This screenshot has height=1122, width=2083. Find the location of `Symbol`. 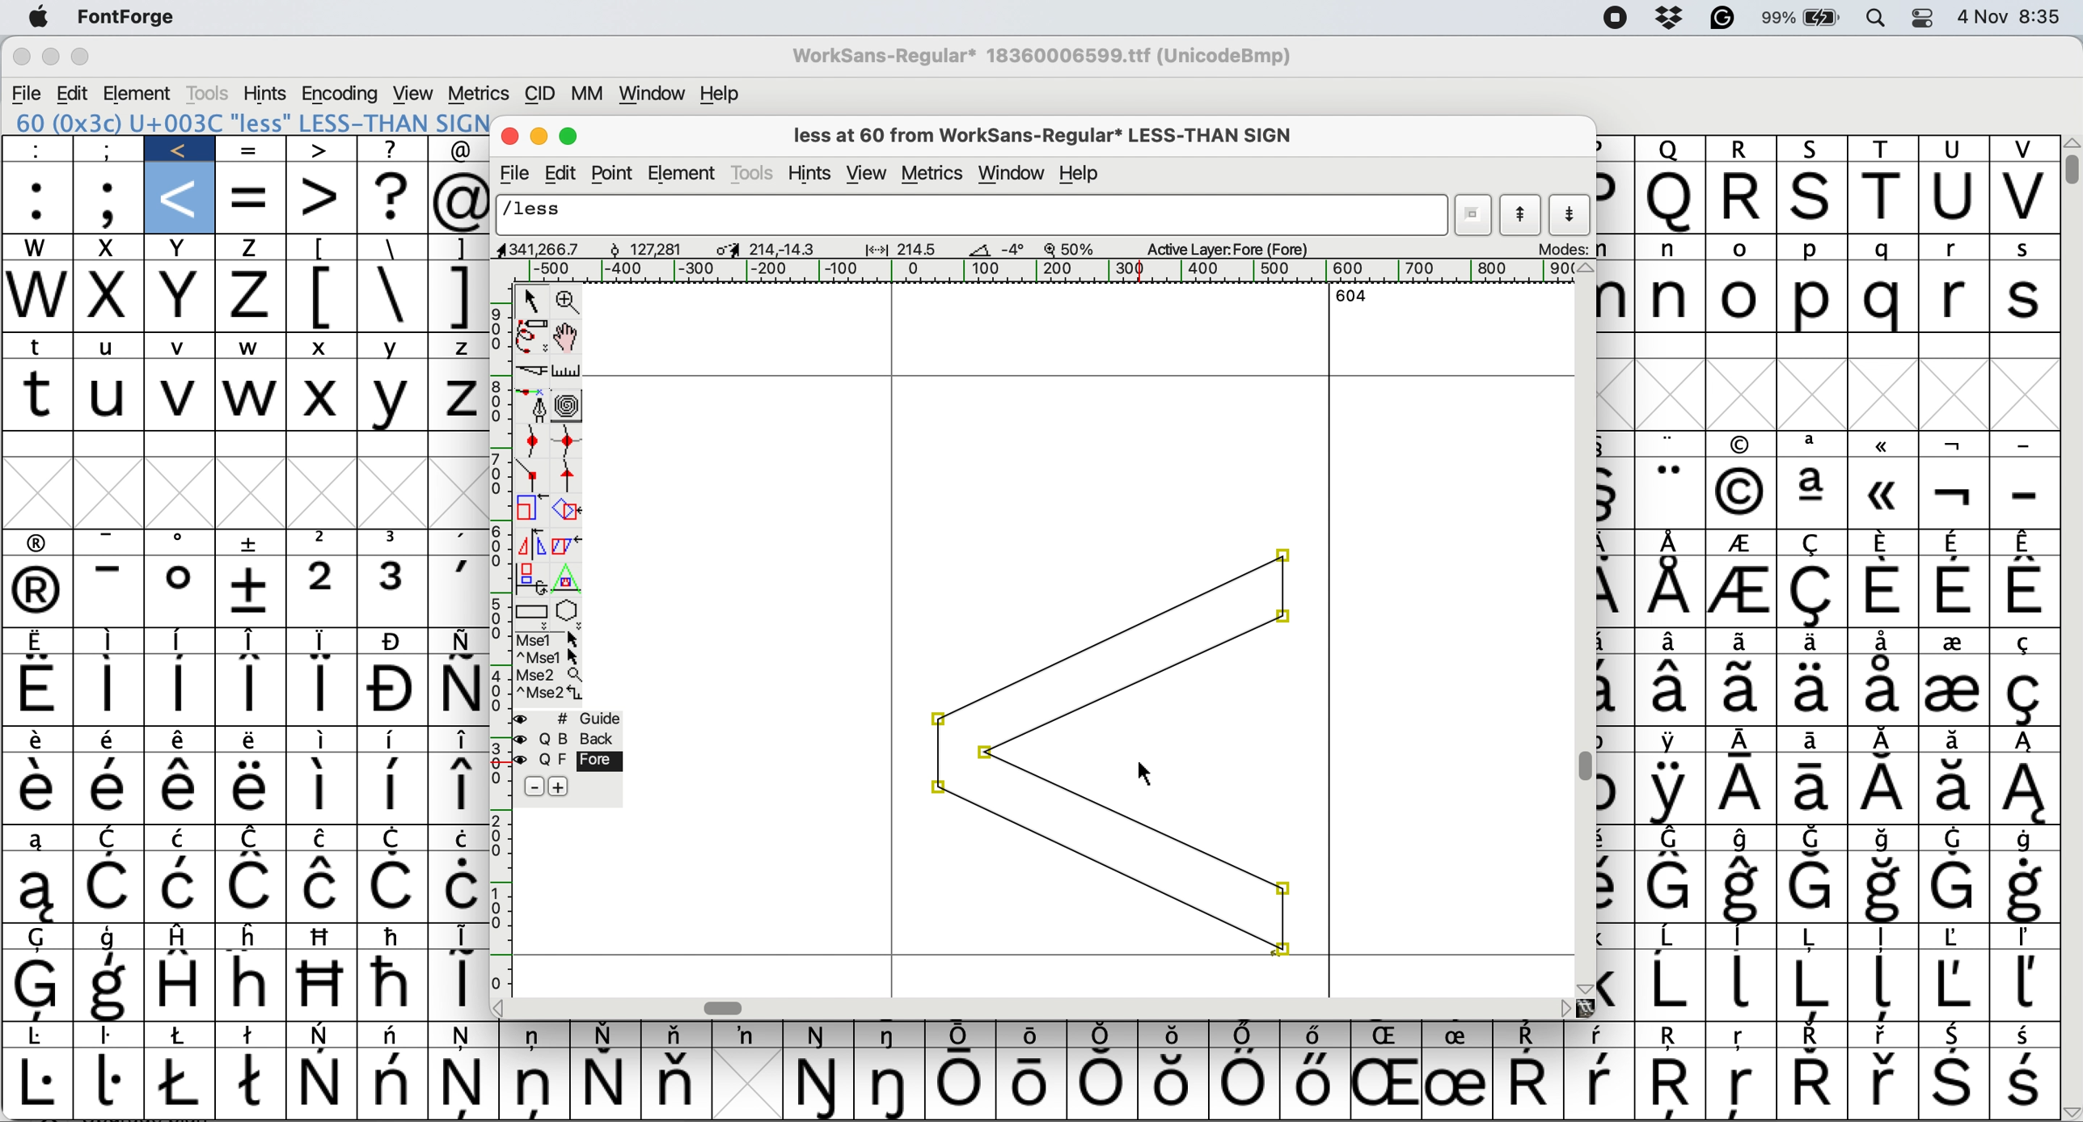

Symbol is located at coordinates (1954, 889).